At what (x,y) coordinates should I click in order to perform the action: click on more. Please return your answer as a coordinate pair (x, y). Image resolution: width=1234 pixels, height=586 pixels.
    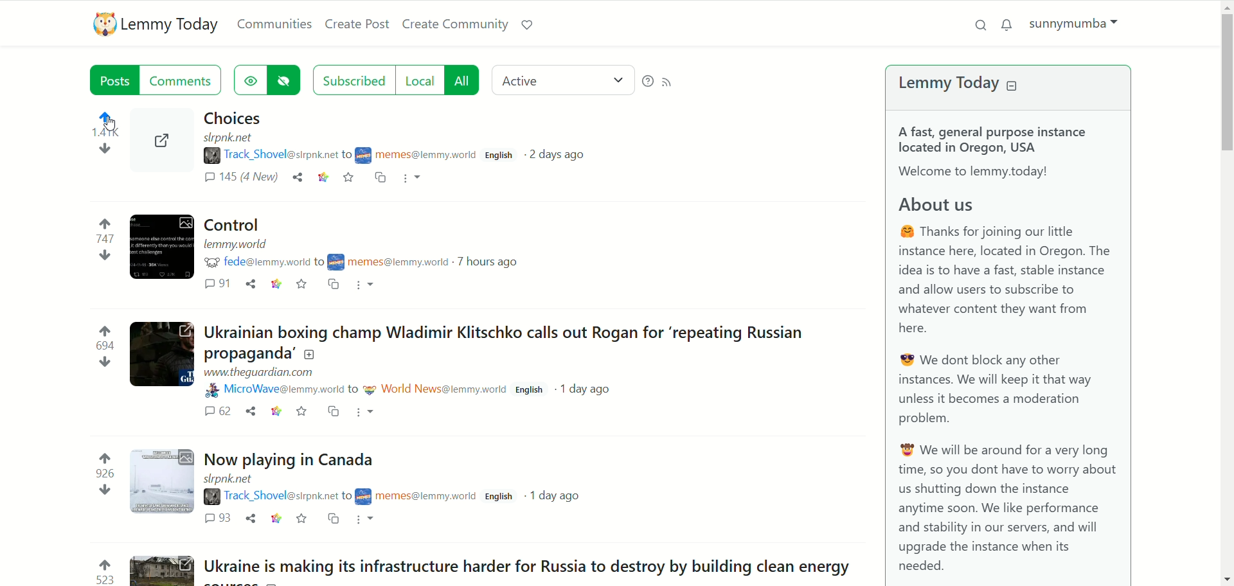
    Looking at the image, I should click on (370, 413).